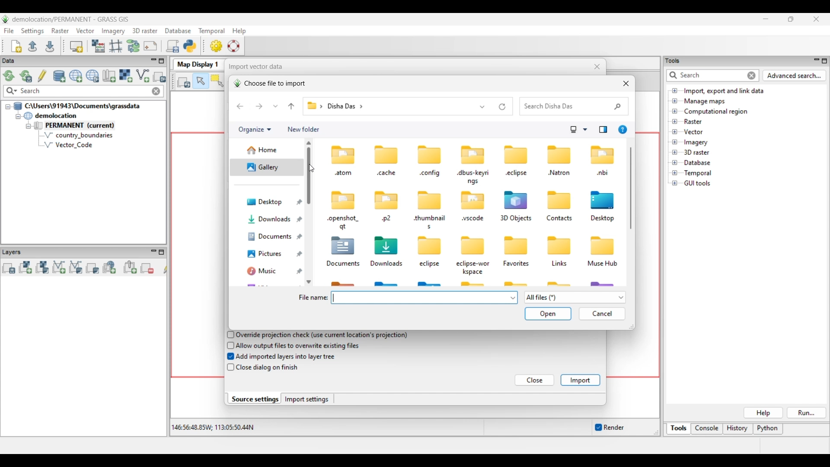  I want to click on Natron, so click(559, 173).